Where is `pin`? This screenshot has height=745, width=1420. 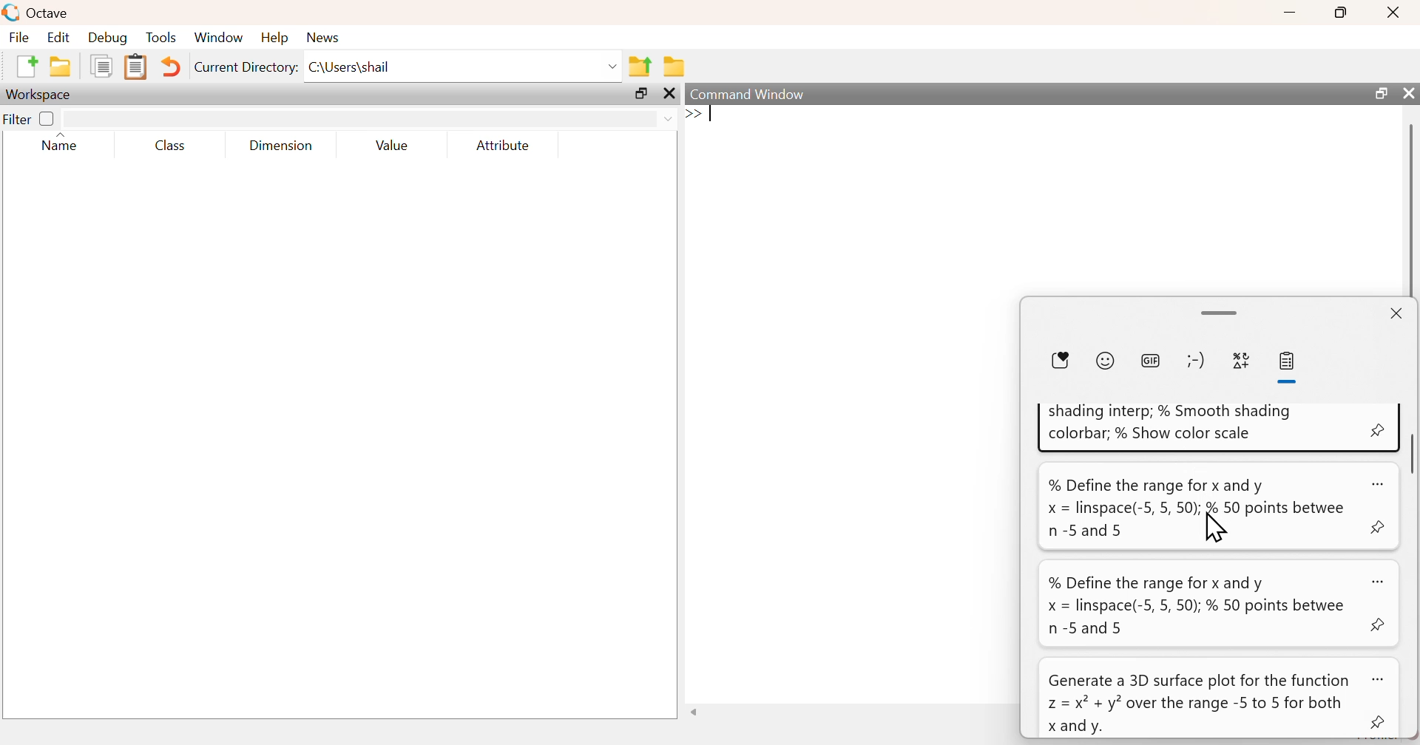 pin is located at coordinates (1379, 626).